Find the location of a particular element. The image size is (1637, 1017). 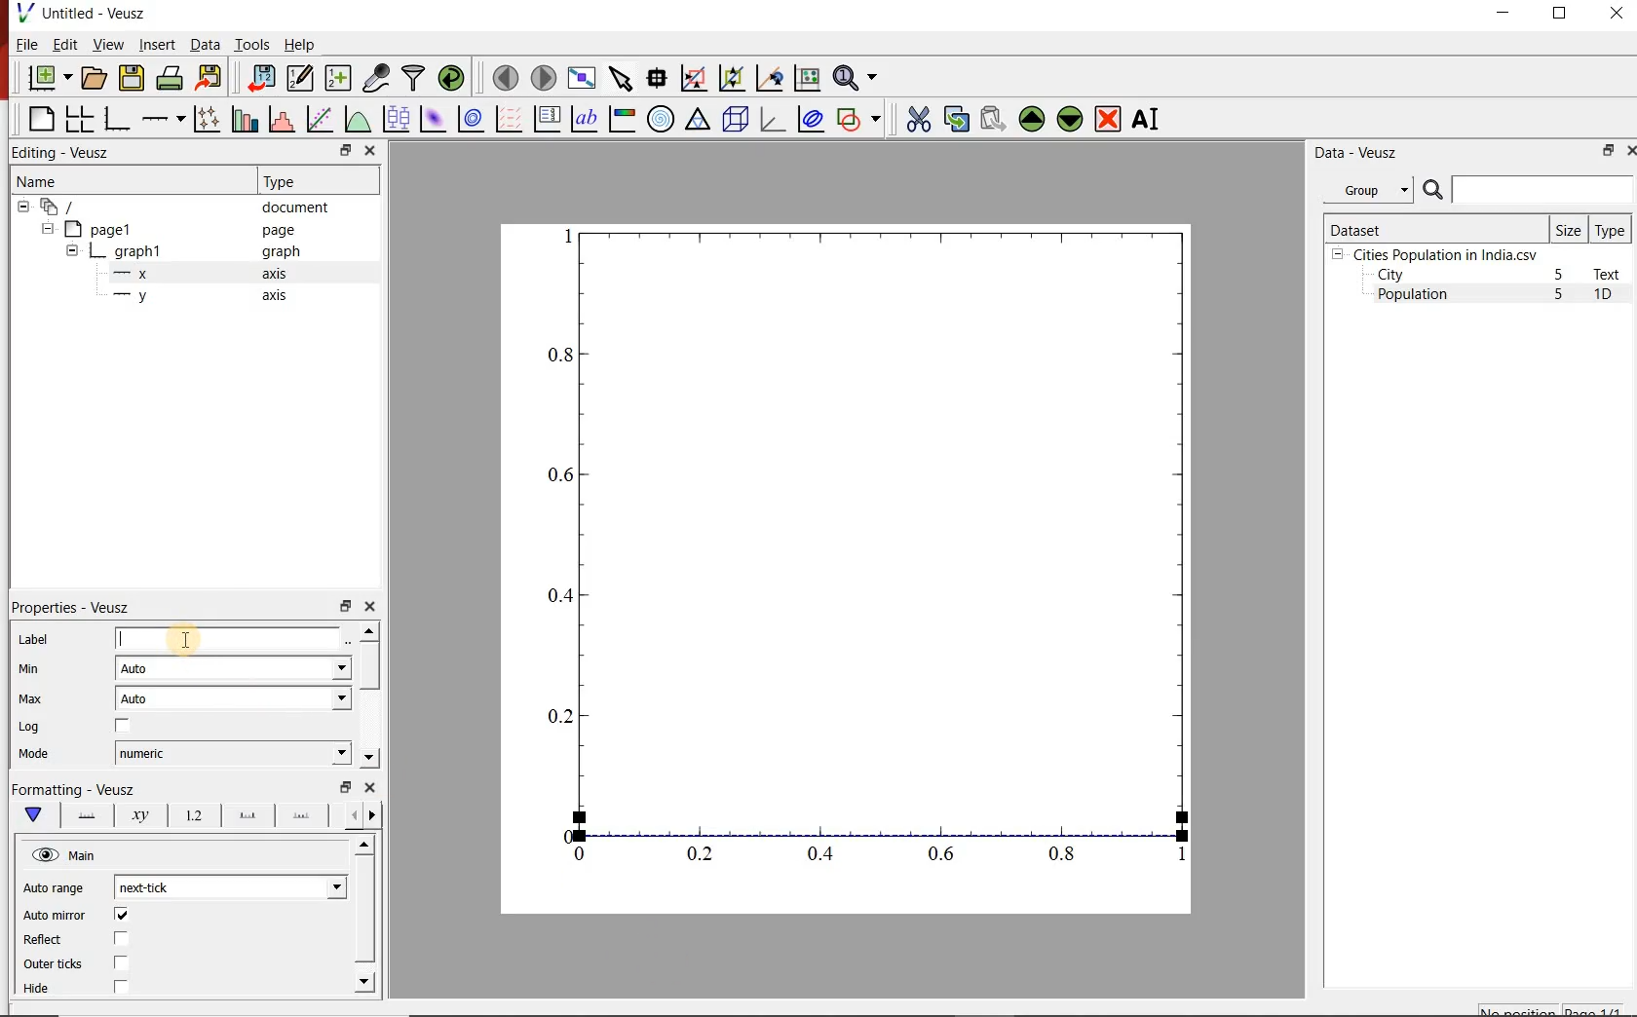

Auto is located at coordinates (234, 667).